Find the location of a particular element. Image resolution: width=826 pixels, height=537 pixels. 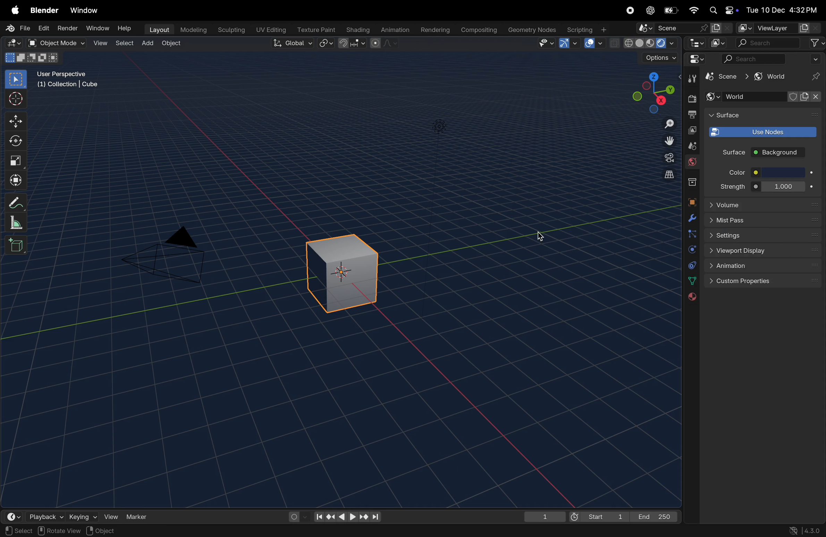

 is located at coordinates (439, 128).